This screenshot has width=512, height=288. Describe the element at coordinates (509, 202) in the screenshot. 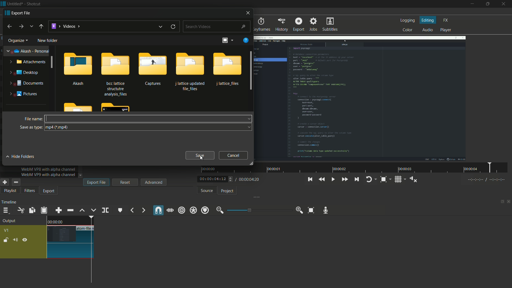

I see `close timeline` at that location.